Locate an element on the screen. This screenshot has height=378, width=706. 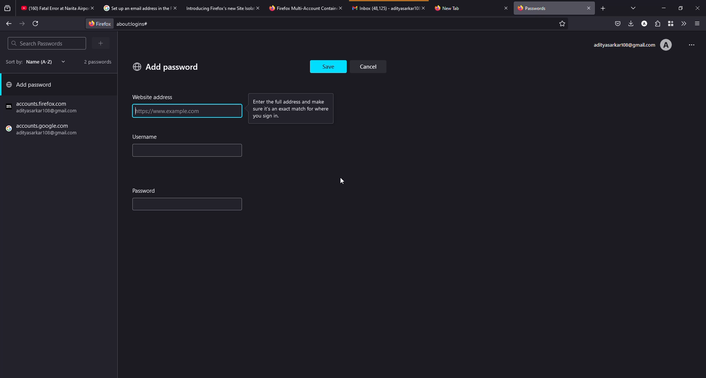
add password is located at coordinates (32, 86).